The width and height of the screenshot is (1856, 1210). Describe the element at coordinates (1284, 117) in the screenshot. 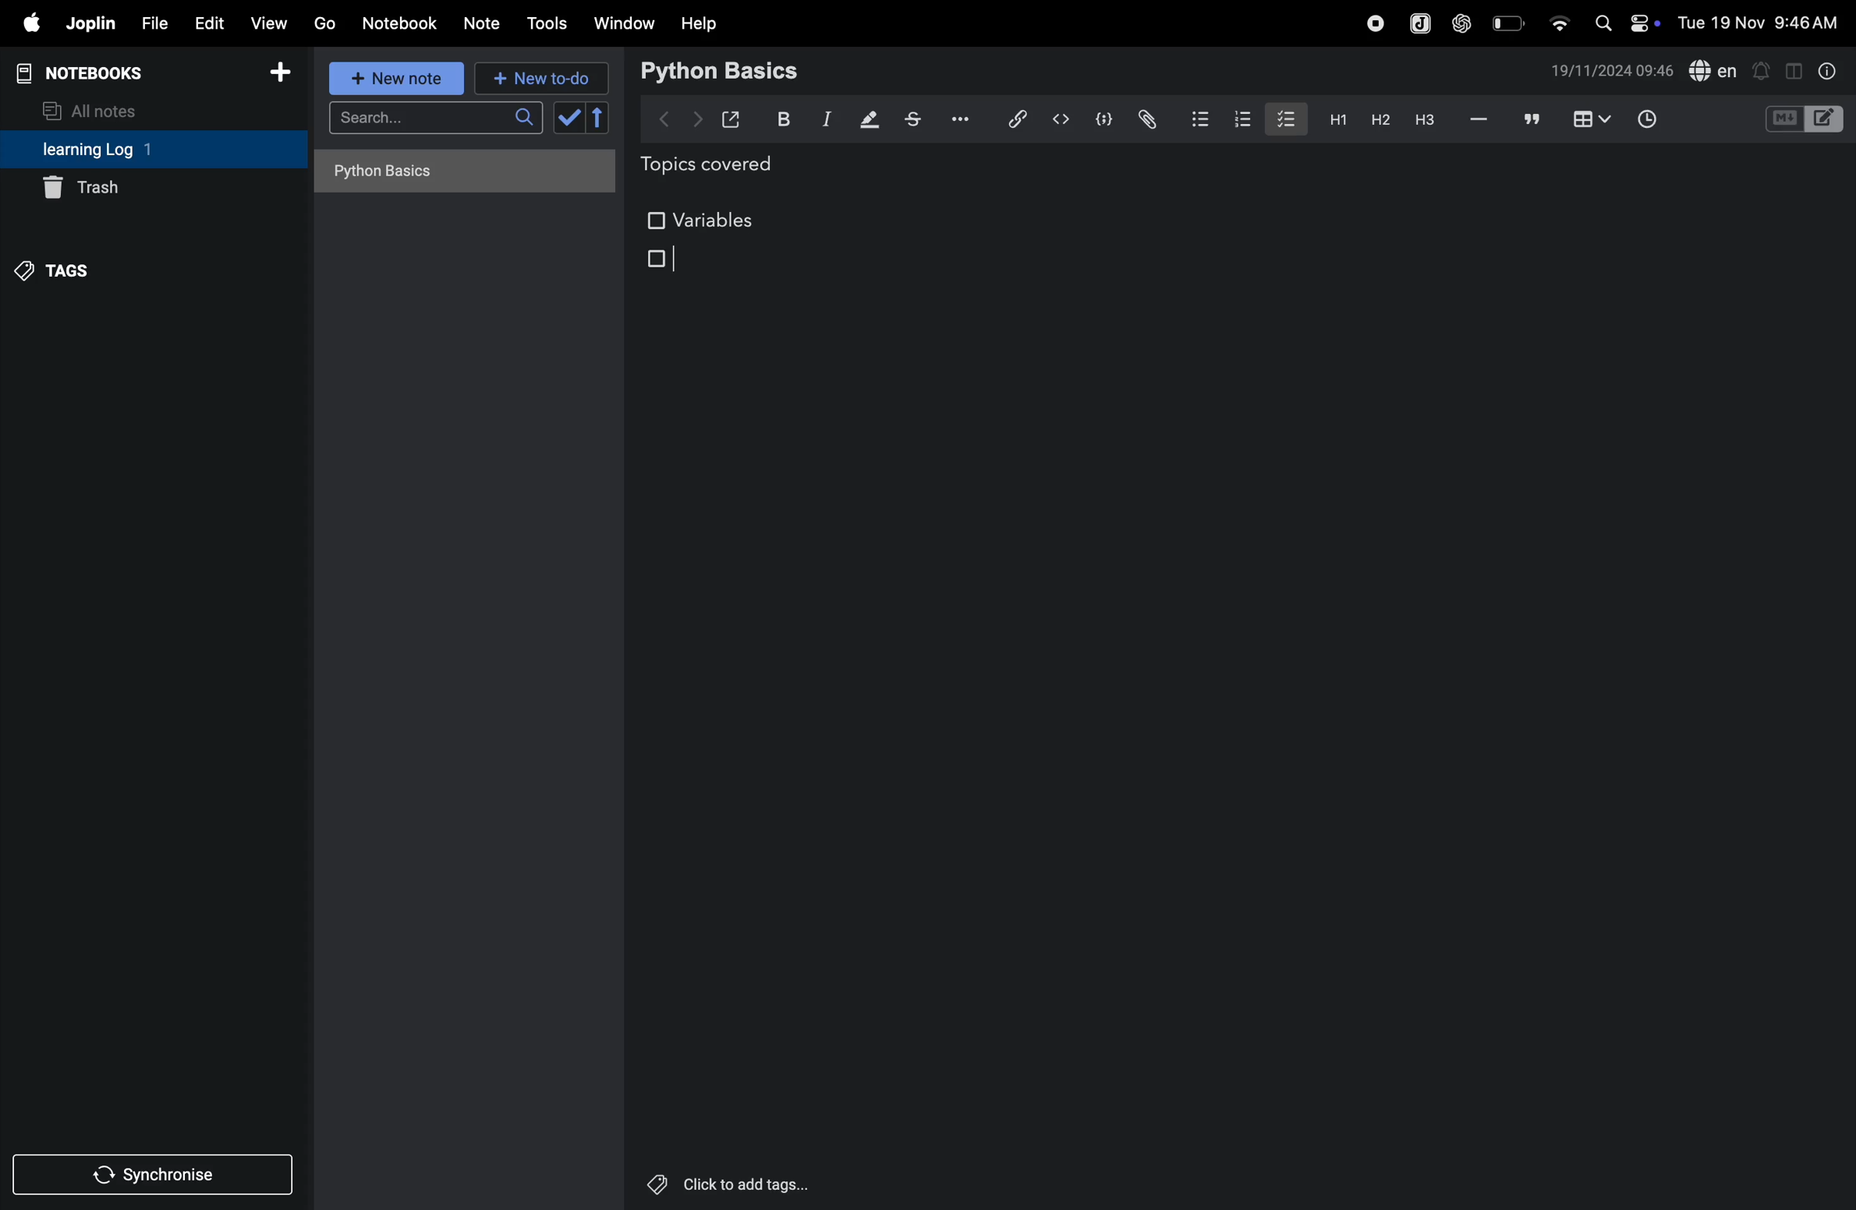

I see `checkbox` at that location.